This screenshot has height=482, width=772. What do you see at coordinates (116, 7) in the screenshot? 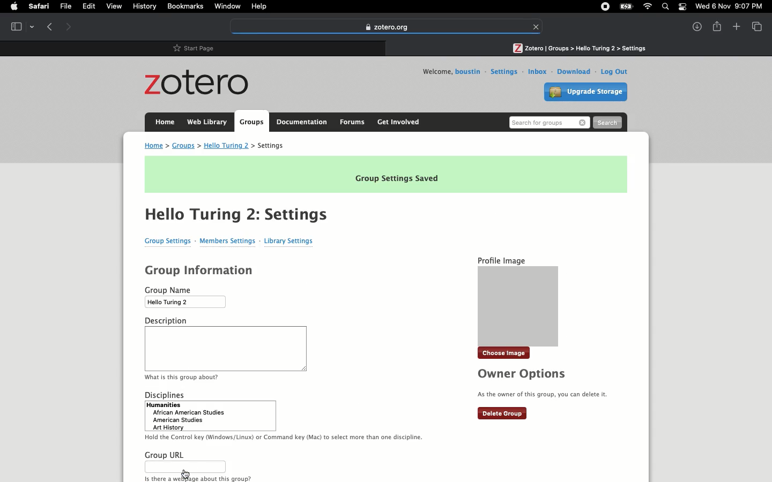
I see `View` at bounding box center [116, 7].